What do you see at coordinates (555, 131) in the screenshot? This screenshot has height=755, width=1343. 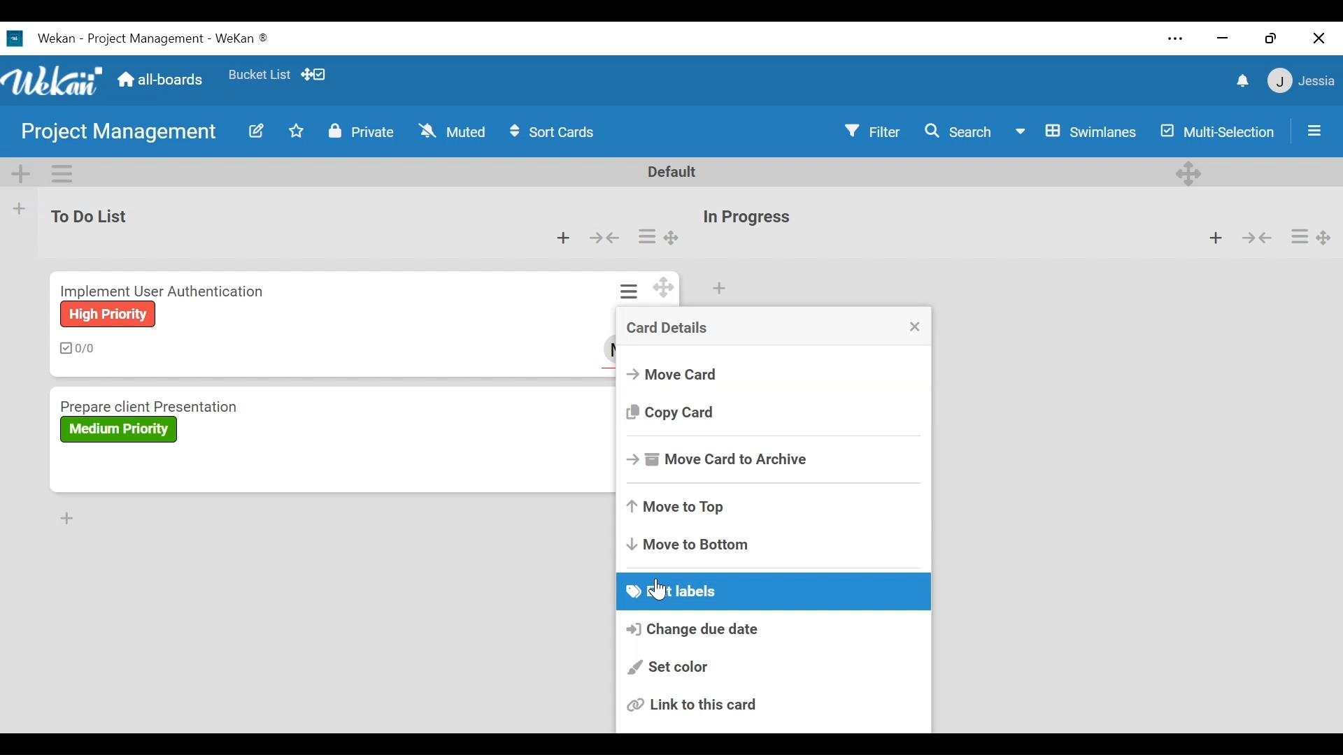 I see `Sort Cards` at bounding box center [555, 131].